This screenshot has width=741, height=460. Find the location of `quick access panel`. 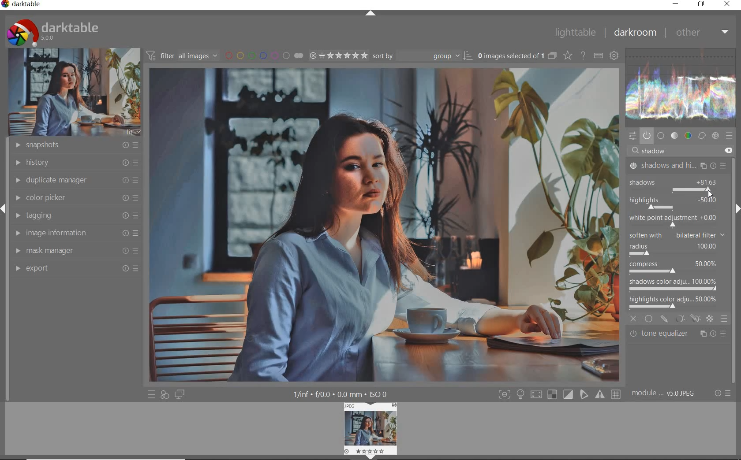

quick access panel is located at coordinates (633, 137).